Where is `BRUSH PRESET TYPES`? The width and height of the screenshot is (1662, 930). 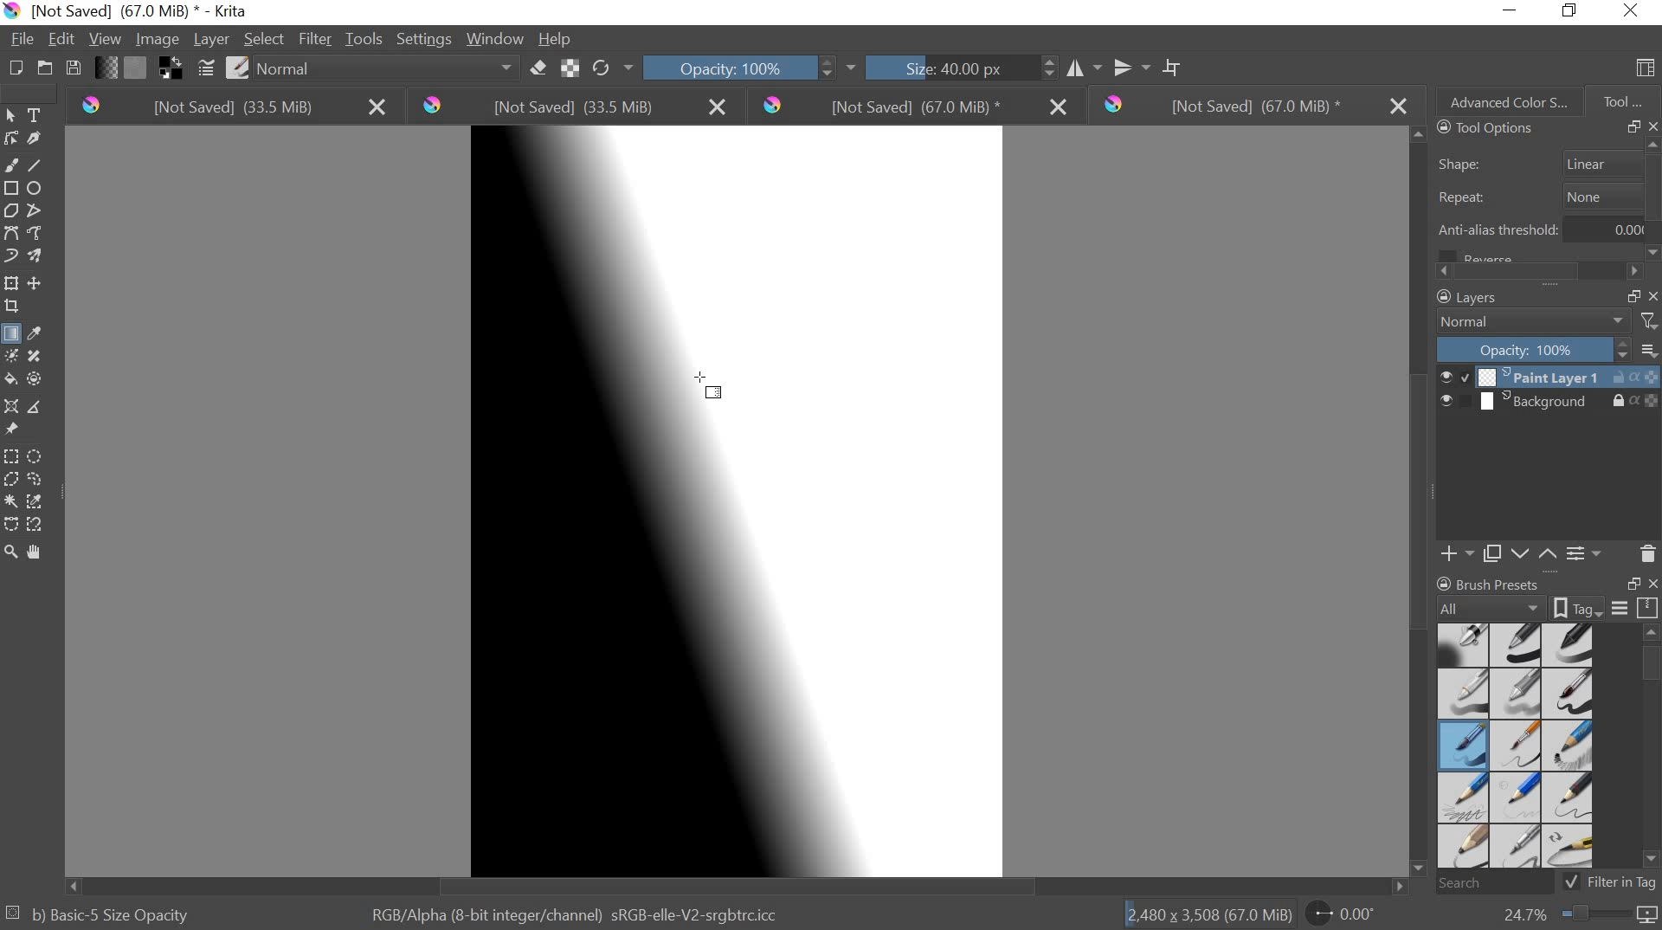
BRUSH PRESET TYPES is located at coordinates (1520, 746).